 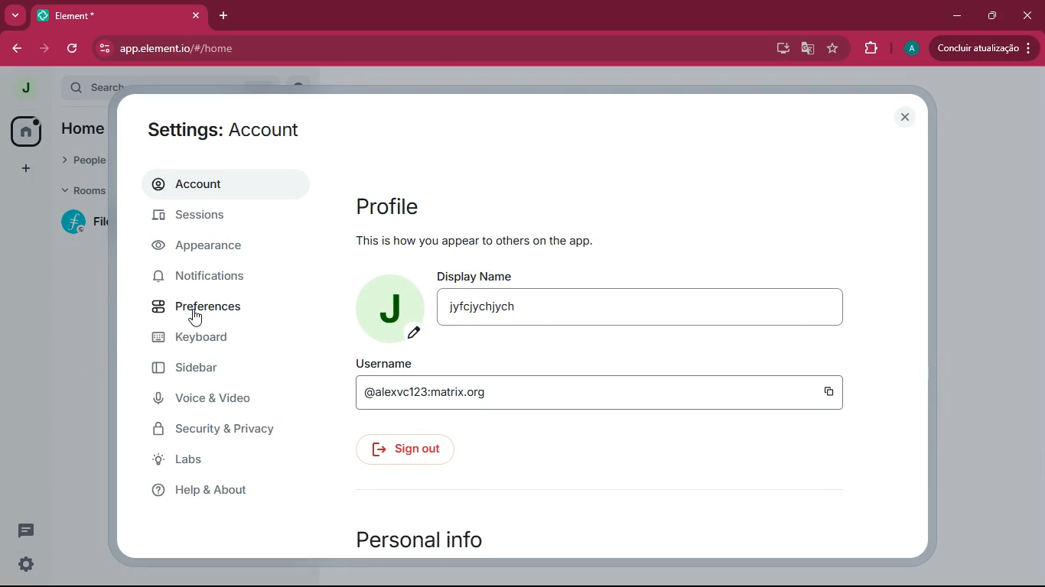 What do you see at coordinates (391, 309) in the screenshot?
I see `profile picture` at bounding box center [391, 309].